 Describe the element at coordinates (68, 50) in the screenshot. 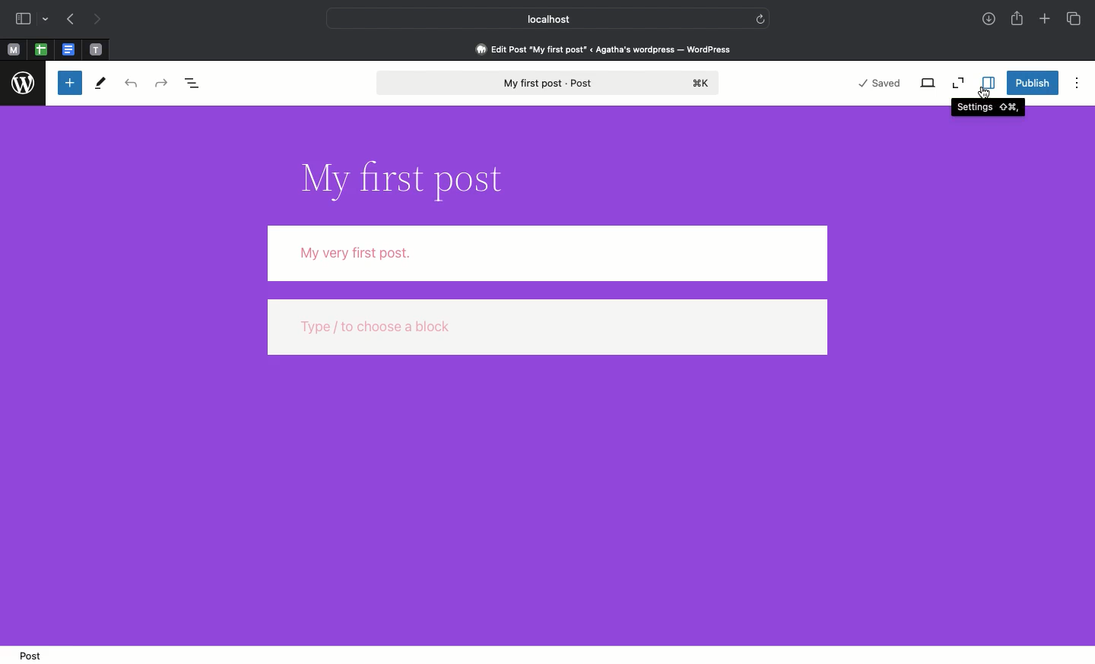

I see `pinned tabs` at that location.